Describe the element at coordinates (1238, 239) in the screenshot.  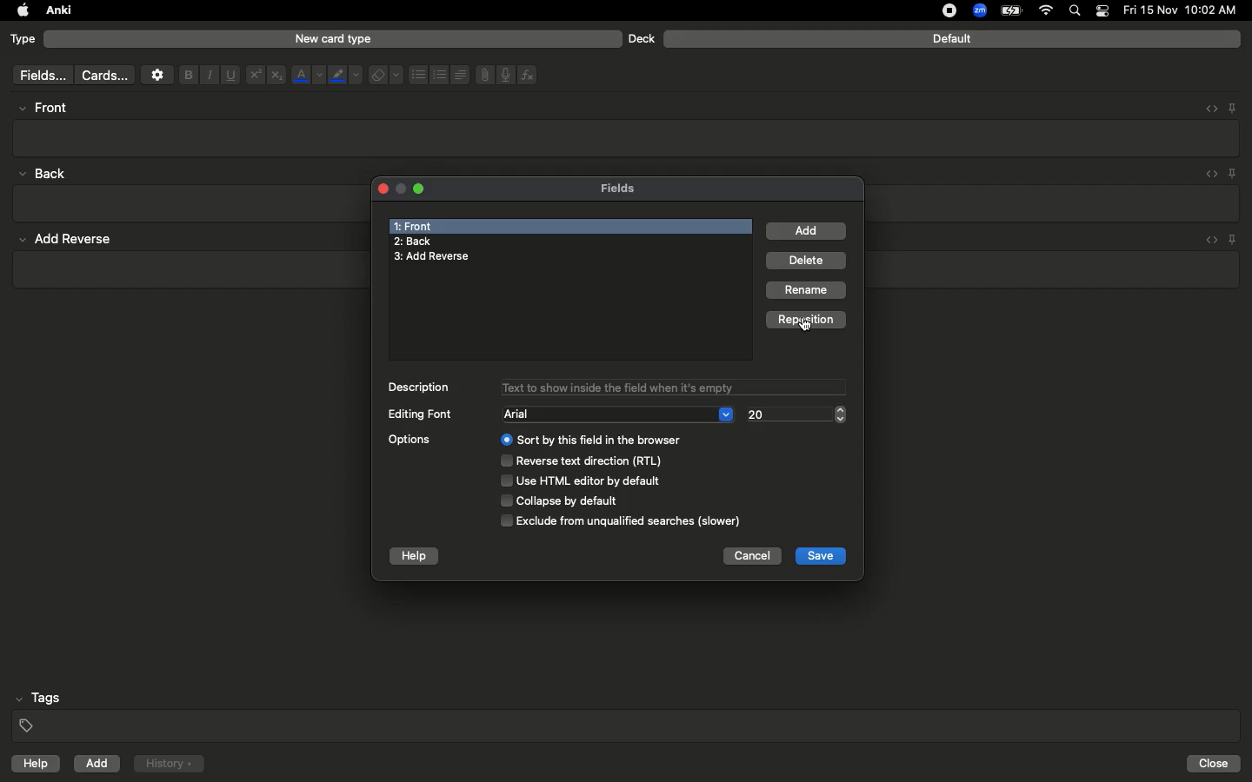
I see `pin` at that location.